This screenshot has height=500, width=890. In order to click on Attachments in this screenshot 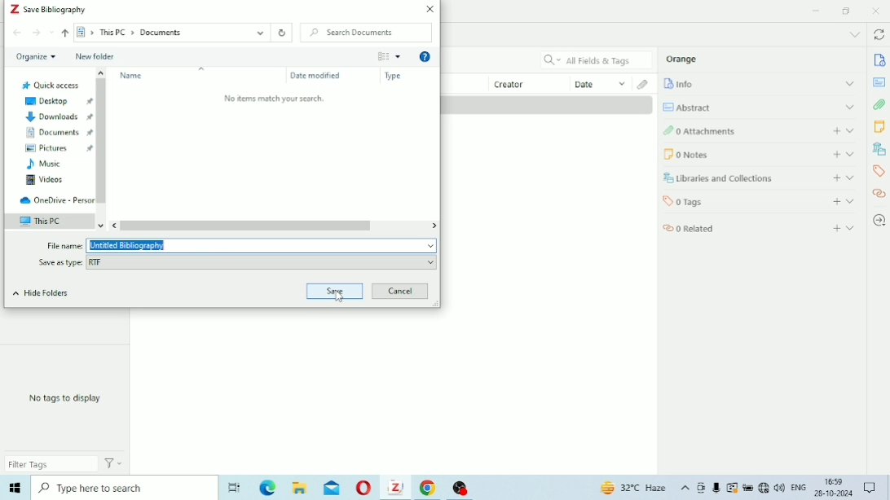, I will do `click(757, 129)`.